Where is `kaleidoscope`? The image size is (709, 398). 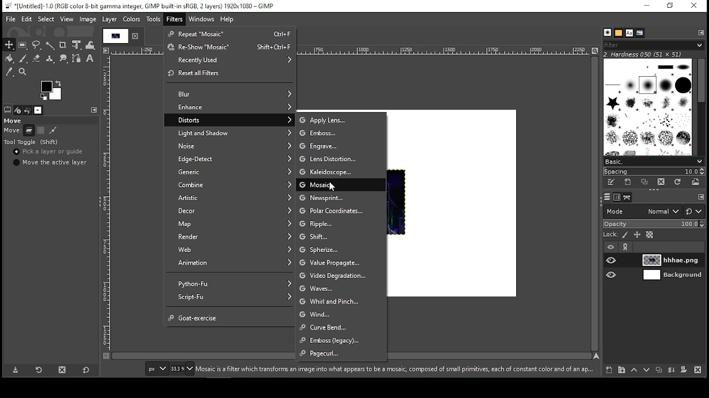 kaleidoscope is located at coordinates (340, 172).